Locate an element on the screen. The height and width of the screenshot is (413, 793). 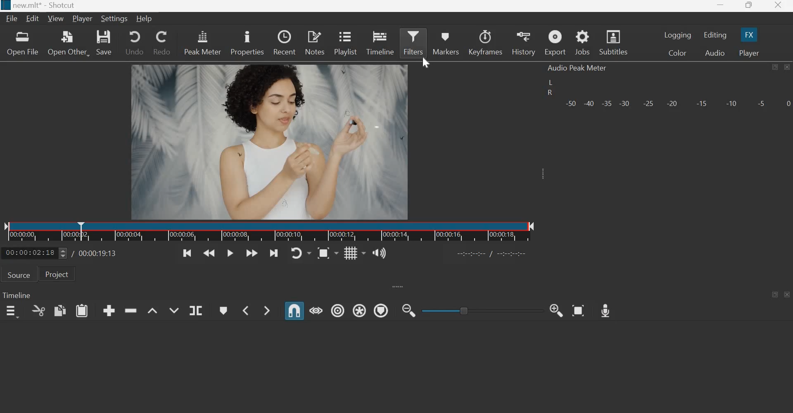
copy is located at coordinates (60, 310).